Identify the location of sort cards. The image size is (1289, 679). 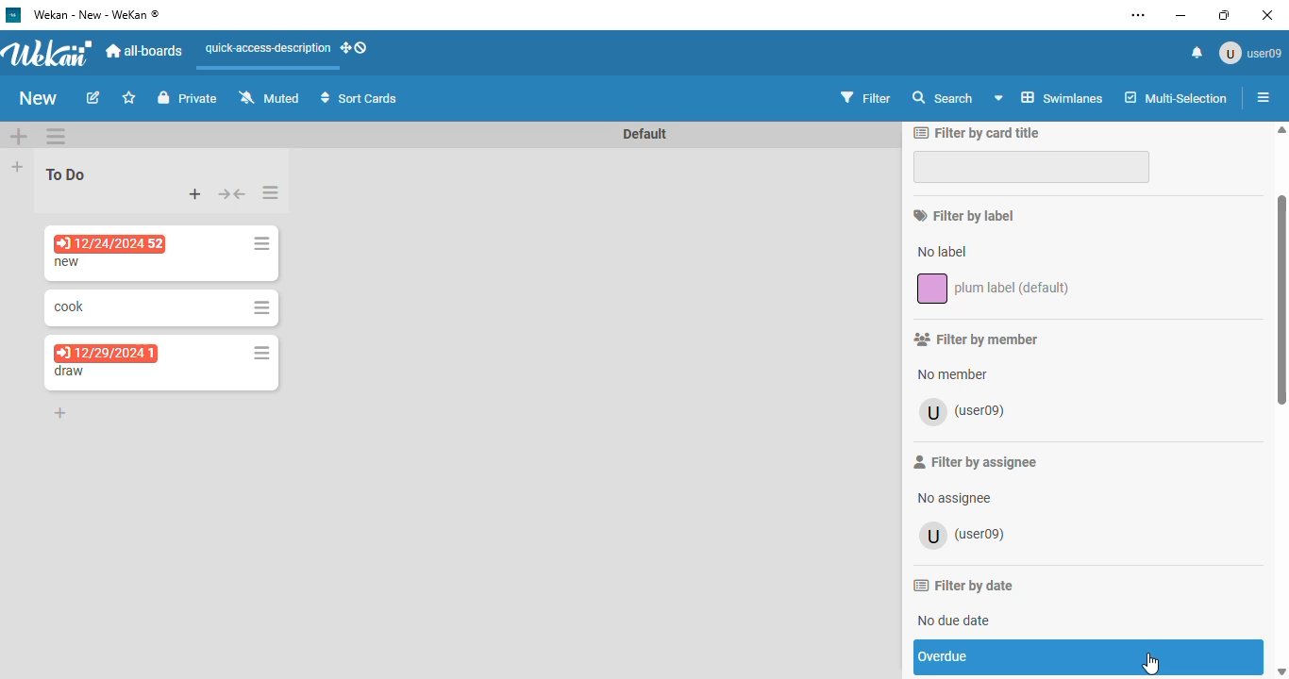
(359, 97).